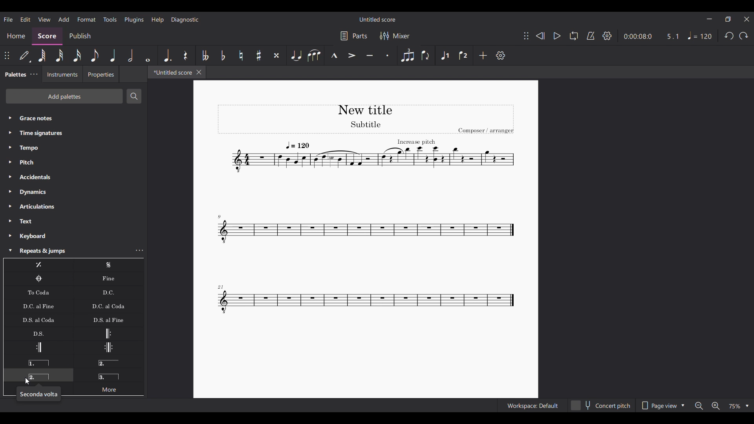  Describe the element at coordinates (74, 207) in the screenshot. I see `Articulations` at that location.